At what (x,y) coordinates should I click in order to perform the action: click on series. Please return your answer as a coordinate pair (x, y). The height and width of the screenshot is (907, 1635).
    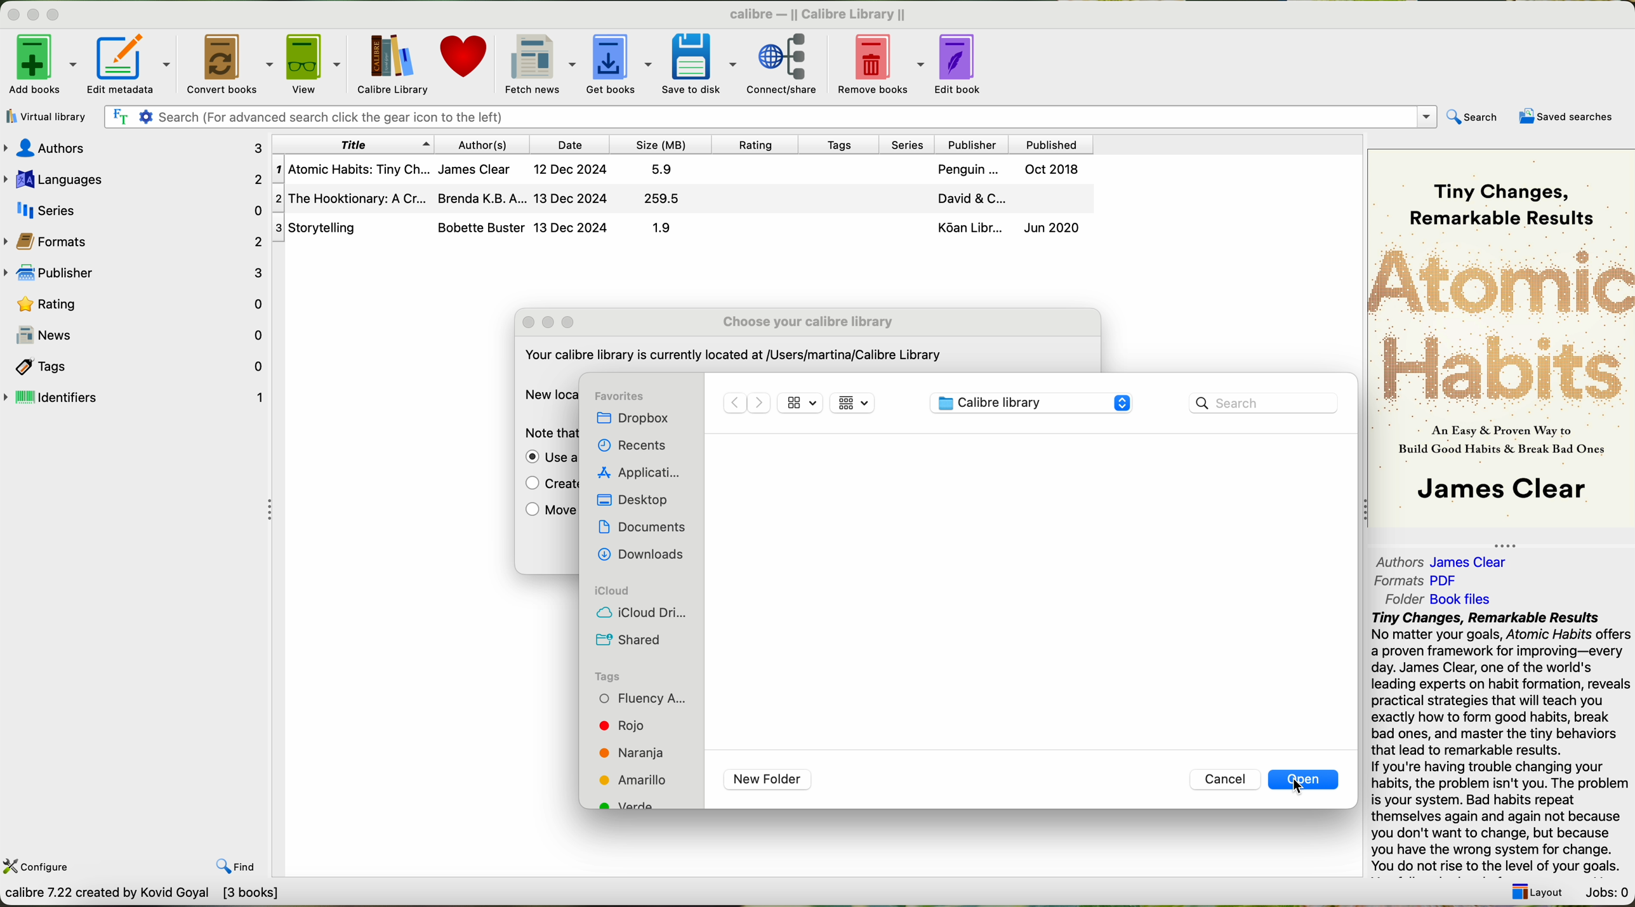
    Looking at the image, I should click on (135, 209).